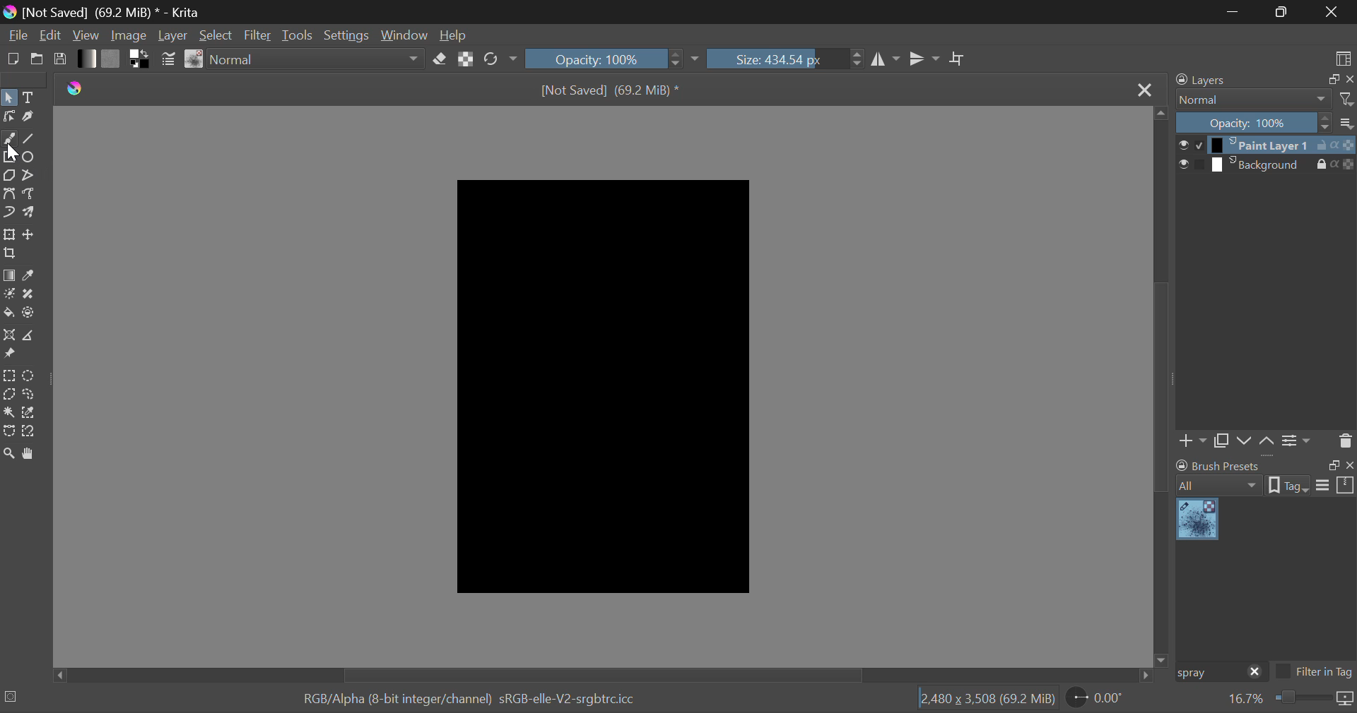 This screenshot has width=1357, height=713. I want to click on Lock Alpha, so click(466, 59).